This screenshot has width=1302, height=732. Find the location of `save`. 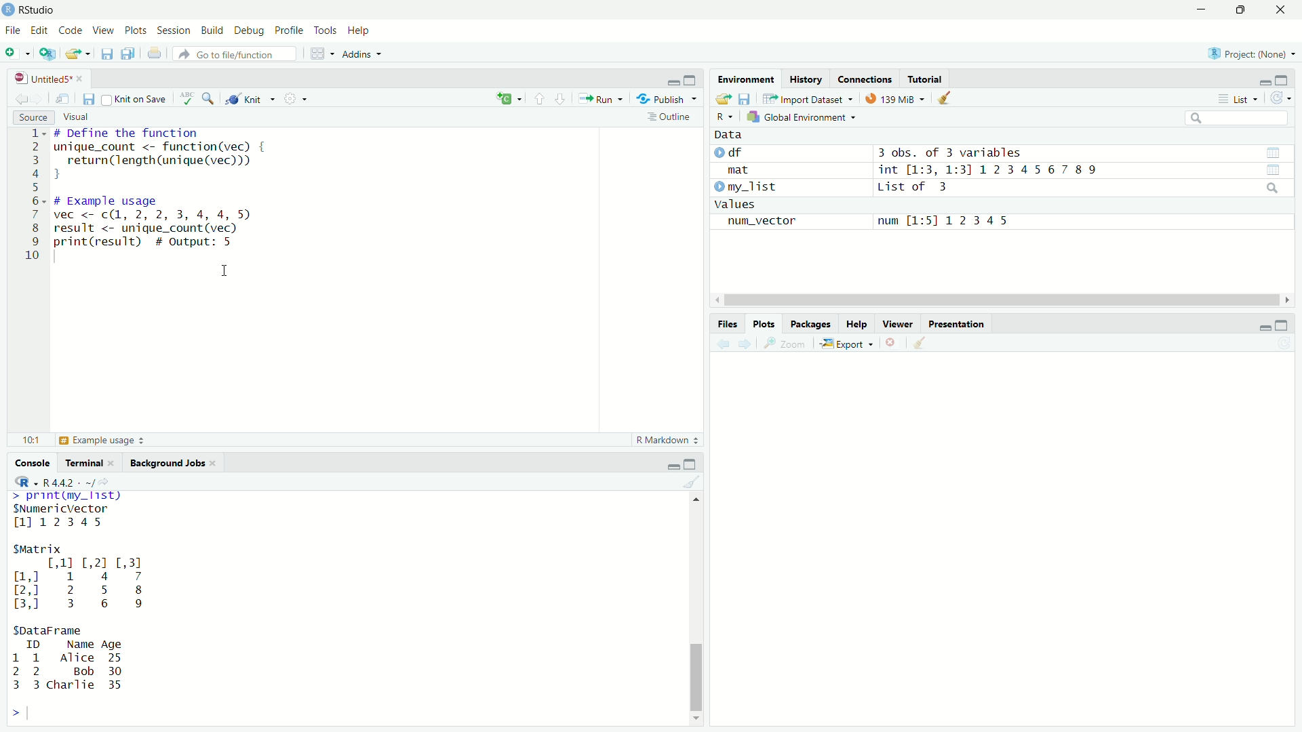

save is located at coordinates (88, 100).